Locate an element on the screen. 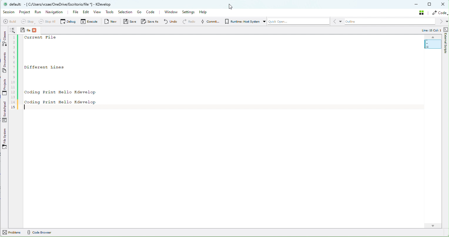  Coding Print Hello Kdevelop is located at coordinates (60, 92).